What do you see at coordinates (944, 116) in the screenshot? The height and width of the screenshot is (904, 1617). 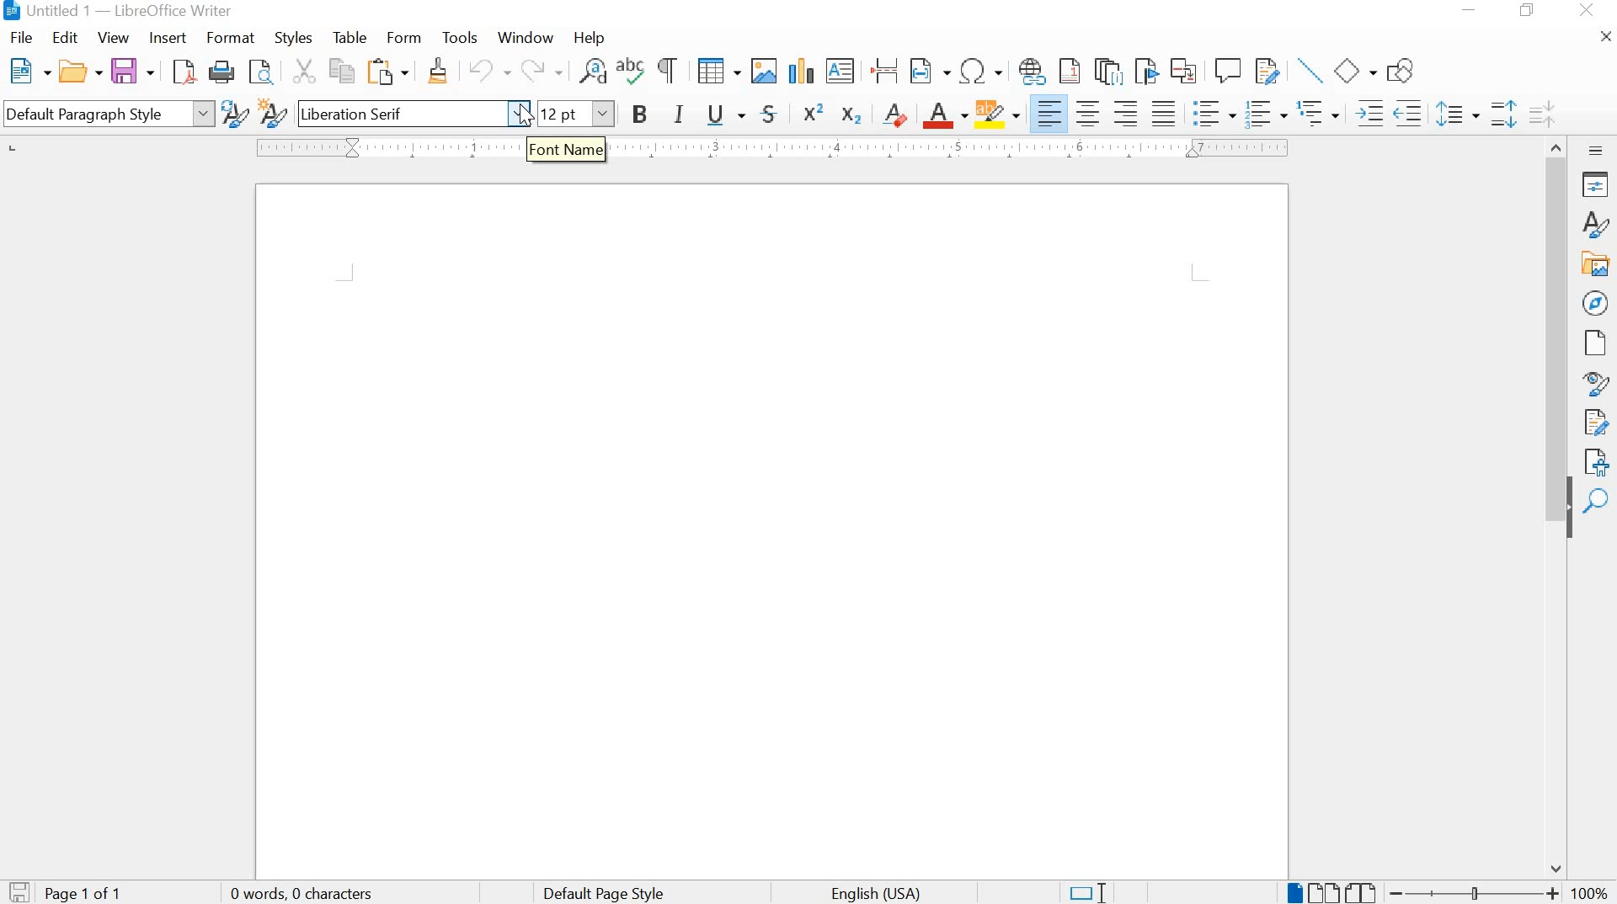 I see `FONT COLOR` at bounding box center [944, 116].